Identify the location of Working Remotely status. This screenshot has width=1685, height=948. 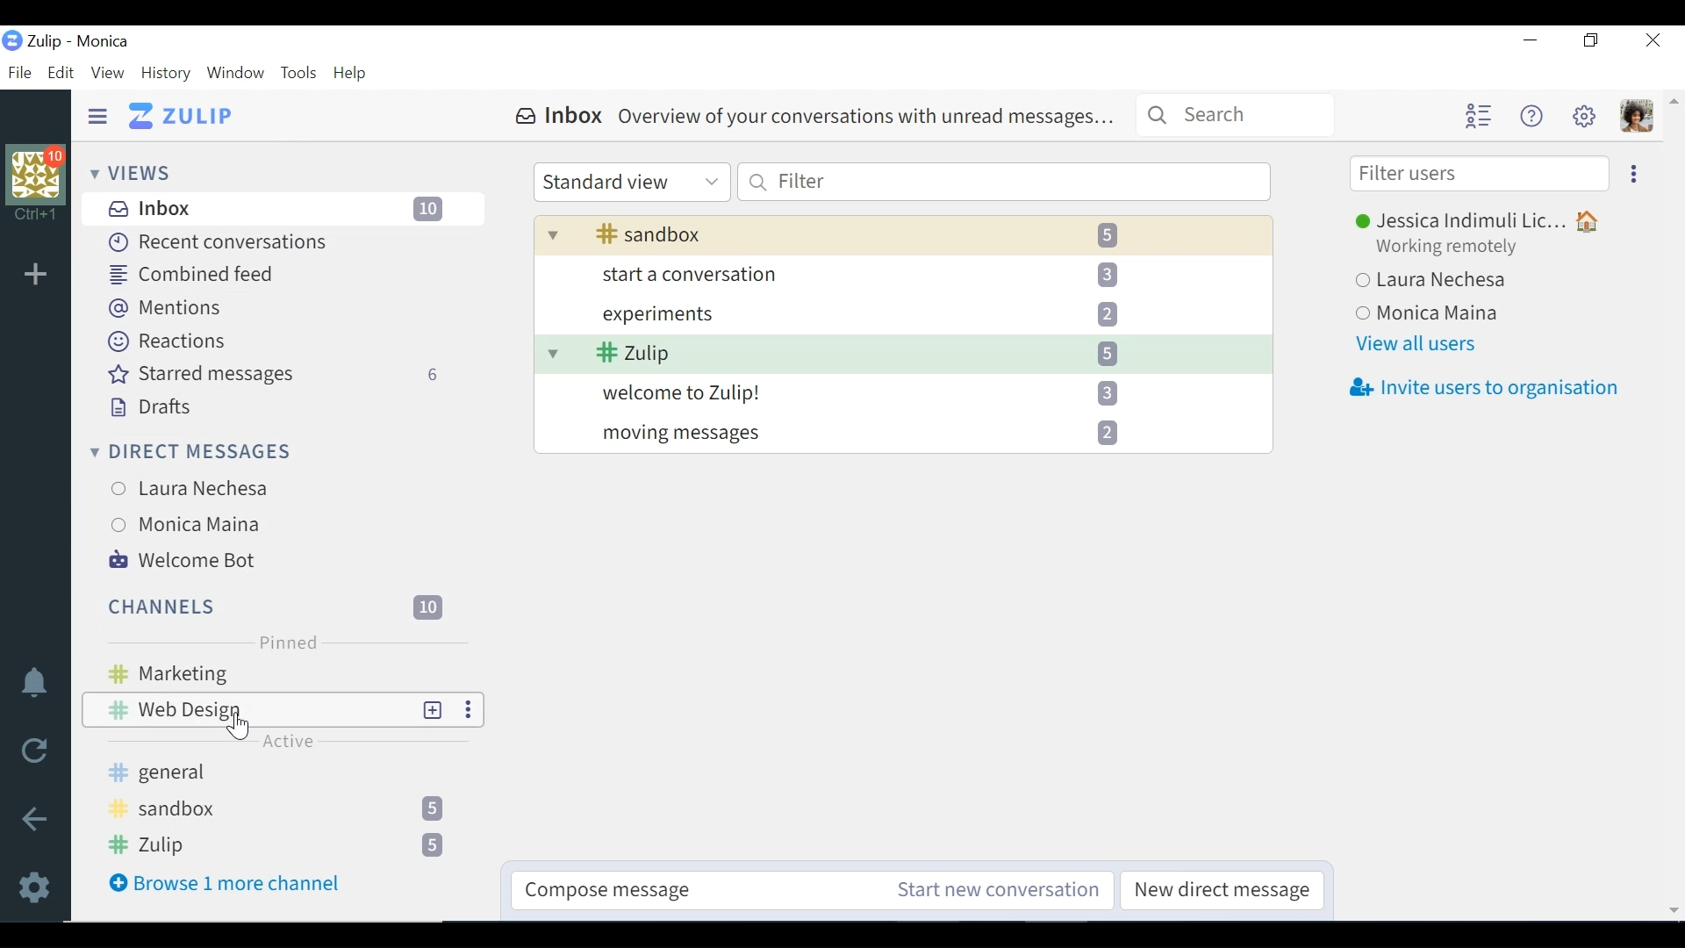
(1452, 248).